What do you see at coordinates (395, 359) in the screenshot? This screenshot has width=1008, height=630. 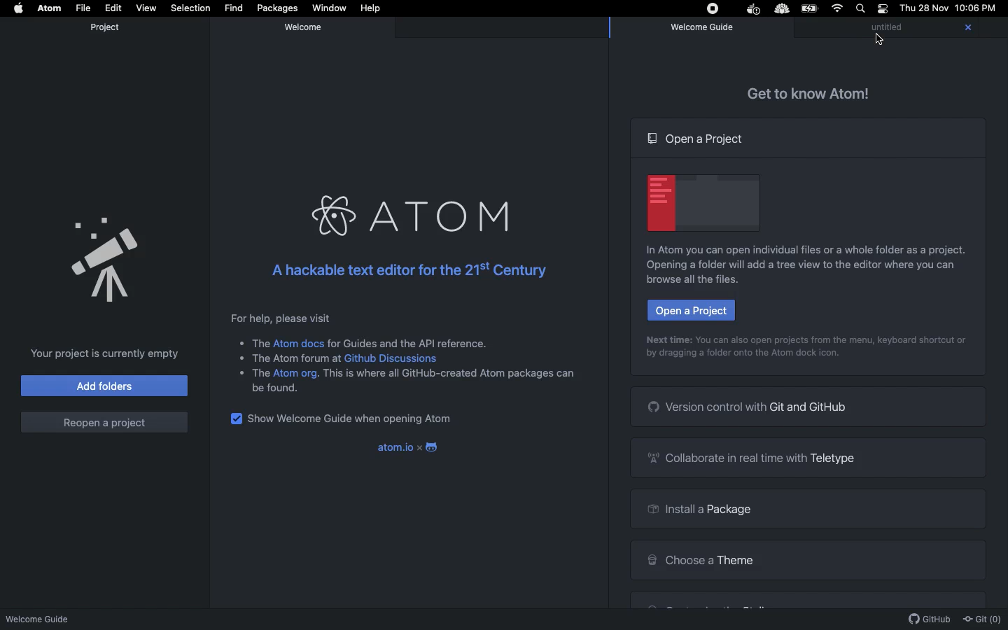 I see `Github Discussion` at bounding box center [395, 359].